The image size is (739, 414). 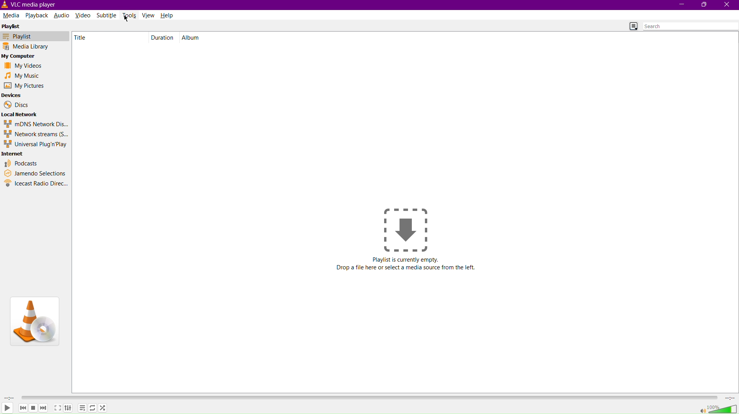 I want to click on Discs, so click(x=15, y=104).